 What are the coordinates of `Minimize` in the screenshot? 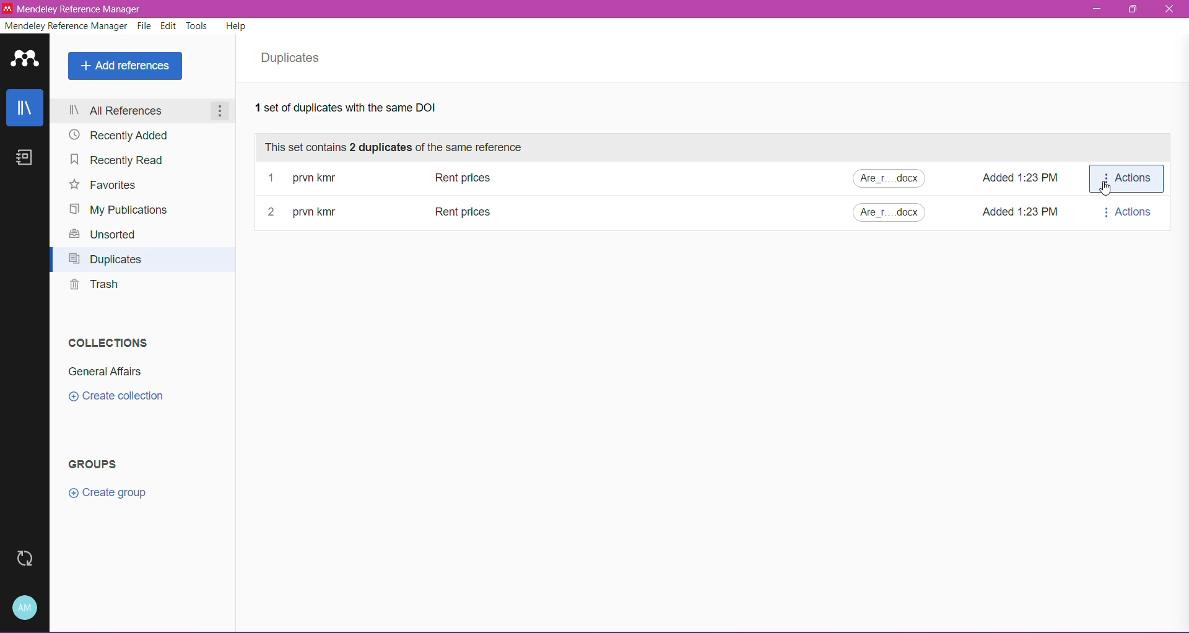 It's located at (1094, 9).